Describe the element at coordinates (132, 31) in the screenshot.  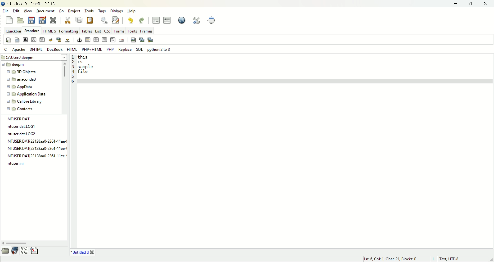
I see `fonts` at that location.